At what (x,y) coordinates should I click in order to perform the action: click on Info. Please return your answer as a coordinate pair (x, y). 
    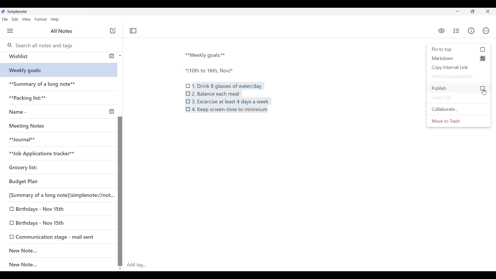
    Looking at the image, I should click on (472, 31).